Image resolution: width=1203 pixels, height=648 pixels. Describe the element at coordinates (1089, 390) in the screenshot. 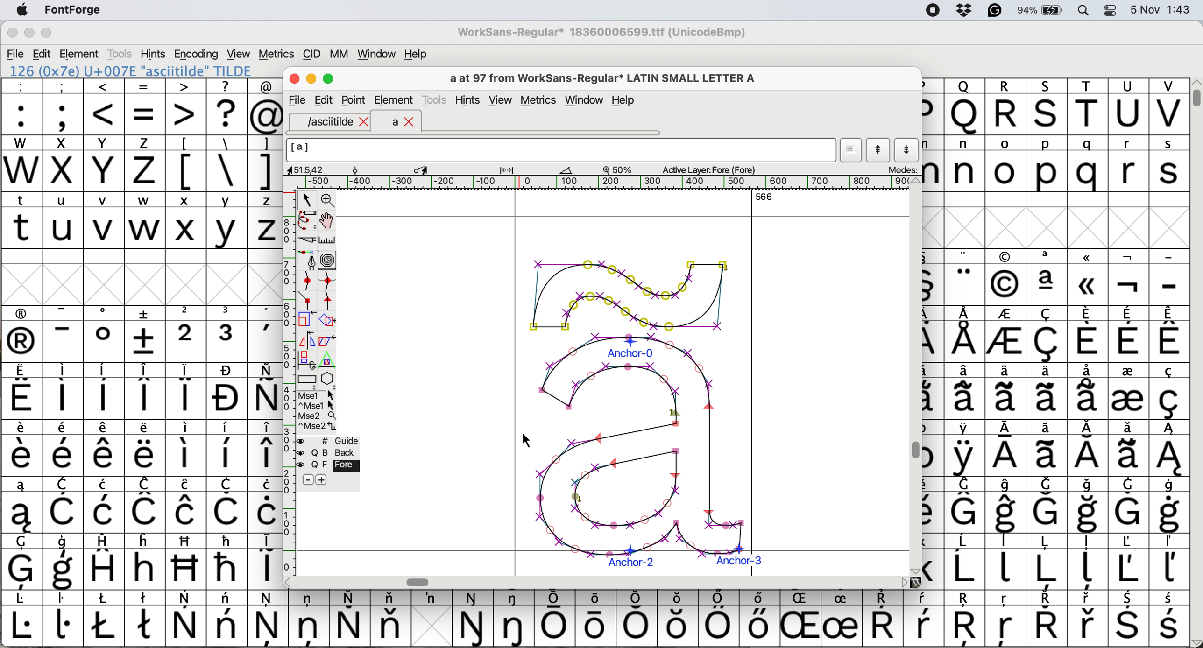

I see `symbol` at that location.